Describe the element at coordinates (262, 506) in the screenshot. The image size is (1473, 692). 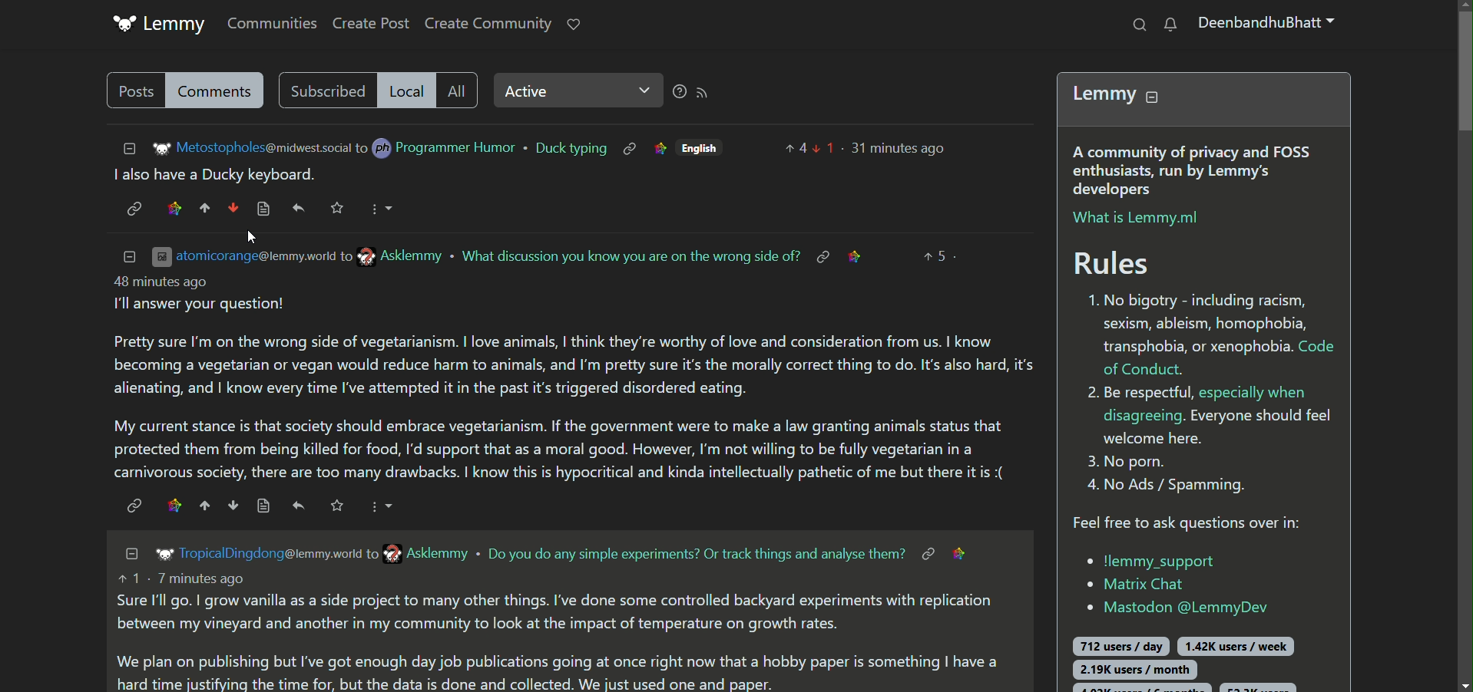
I see `page` at that location.